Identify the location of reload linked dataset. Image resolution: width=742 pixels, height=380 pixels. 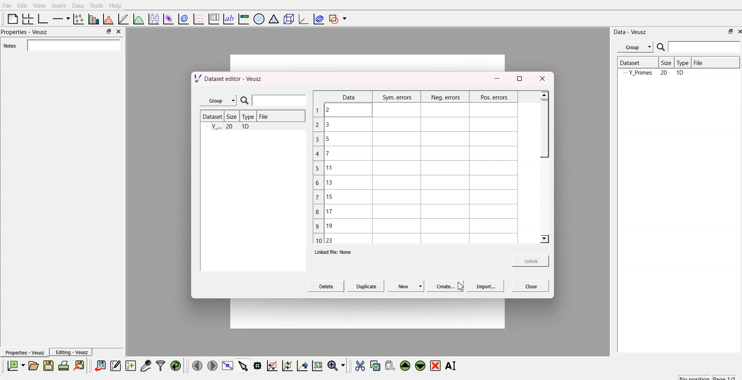
(176, 365).